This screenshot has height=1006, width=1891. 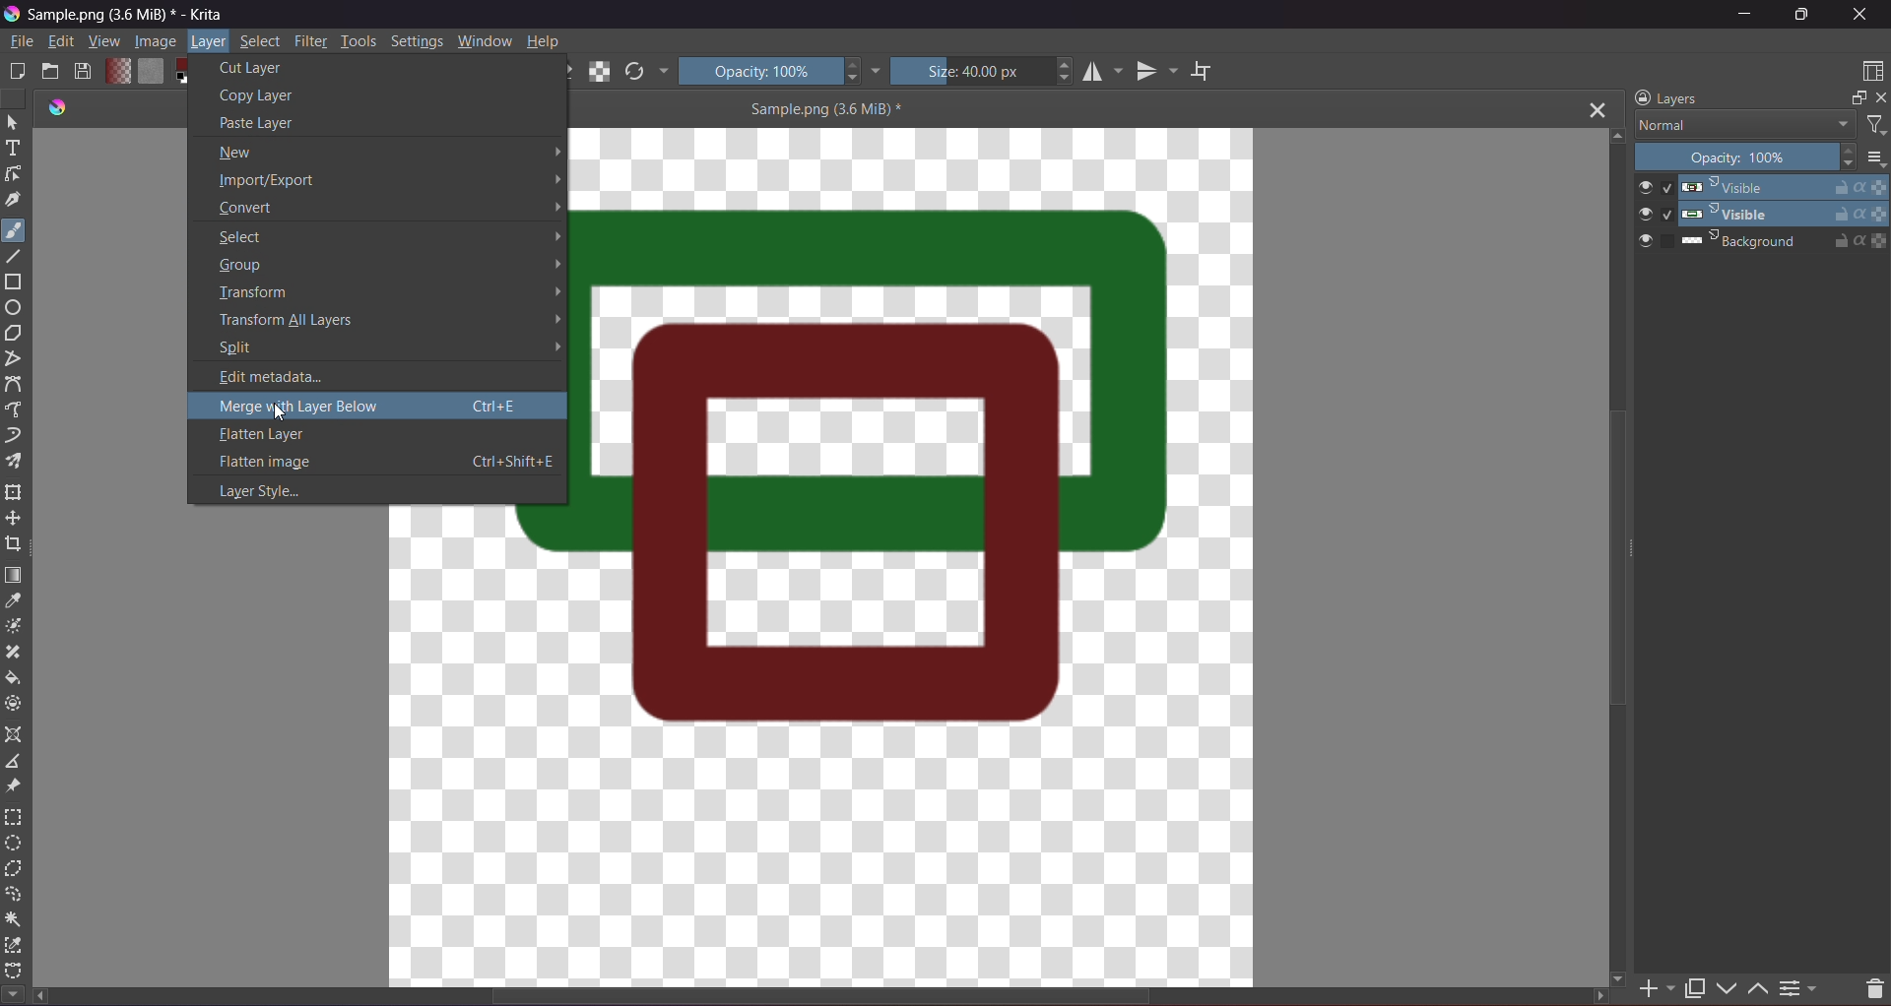 What do you see at coordinates (1763, 241) in the screenshot?
I see `Background` at bounding box center [1763, 241].